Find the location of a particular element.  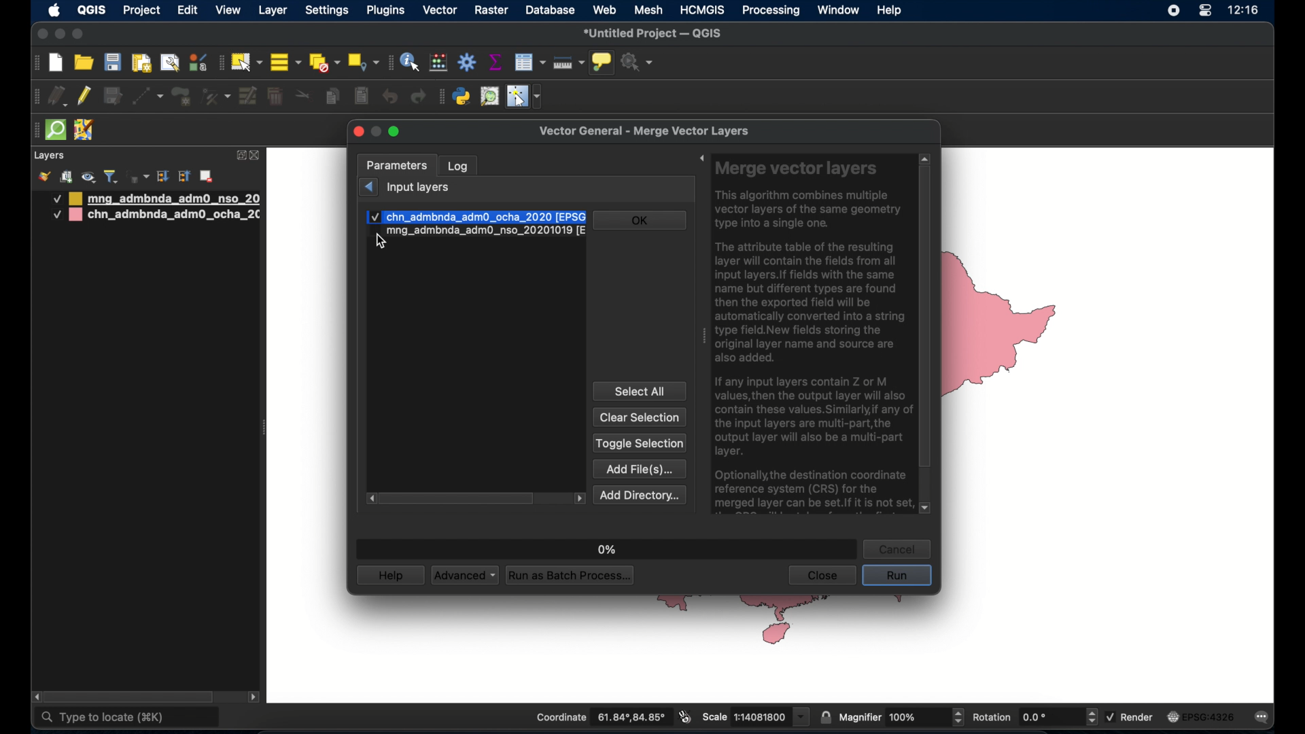

maximize is located at coordinates (397, 133).